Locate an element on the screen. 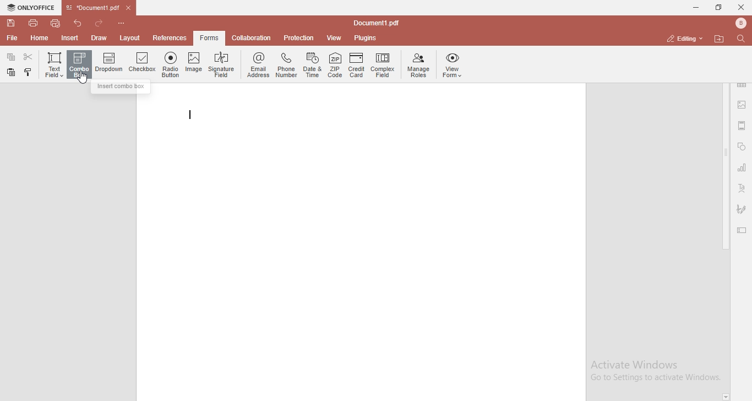 This screenshot has width=752, height=401. redo is located at coordinates (101, 21).